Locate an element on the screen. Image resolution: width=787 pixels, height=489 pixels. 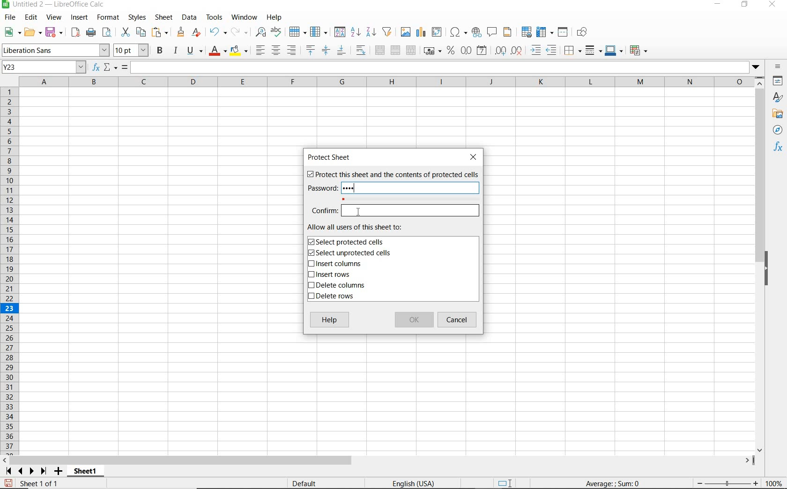
TOOLS is located at coordinates (214, 17).